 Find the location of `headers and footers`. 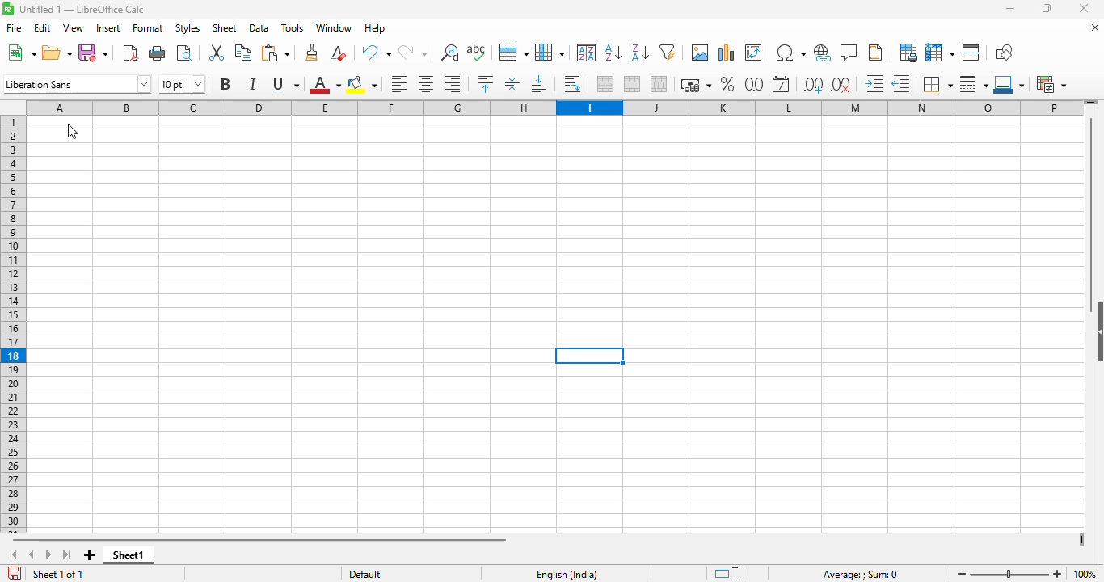

headers and footers is located at coordinates (876, 53).